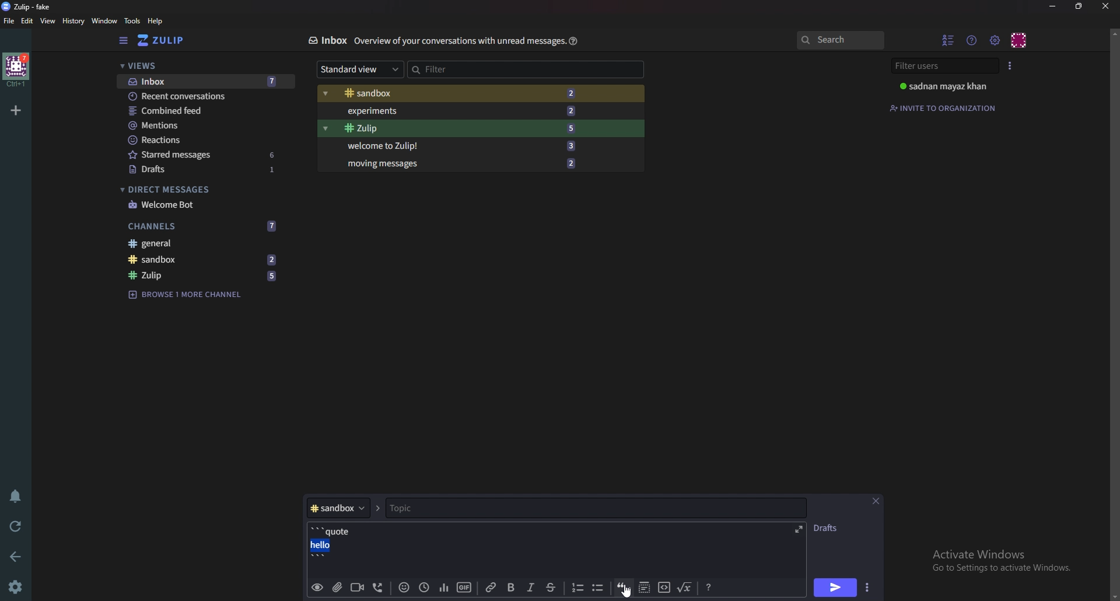 Image resolution: width=1120 pixels, height=601 pixels. What do you see at coordinates (574, 93) in the screenshot?
I see `2 ` at bounding box center [574, 93].